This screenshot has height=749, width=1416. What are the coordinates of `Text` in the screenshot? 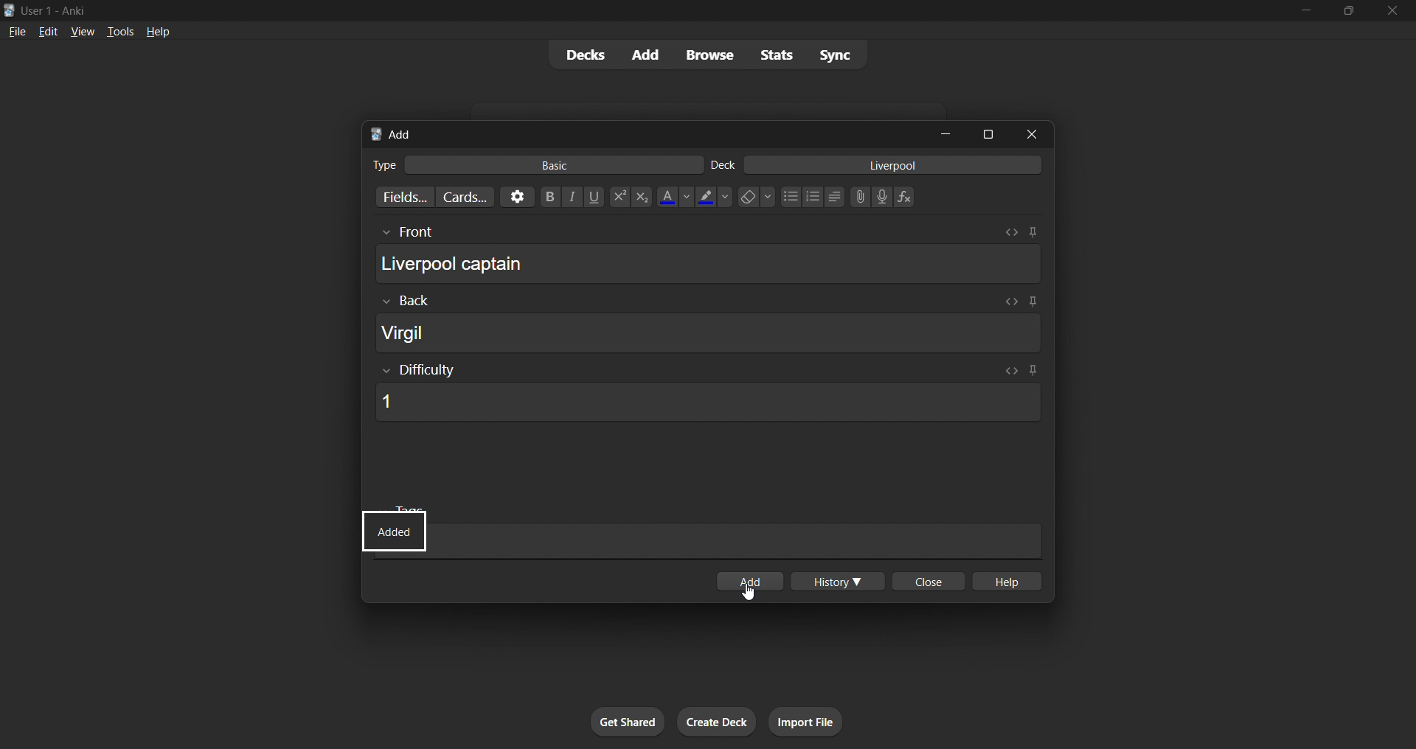 It's located at (383, 165).